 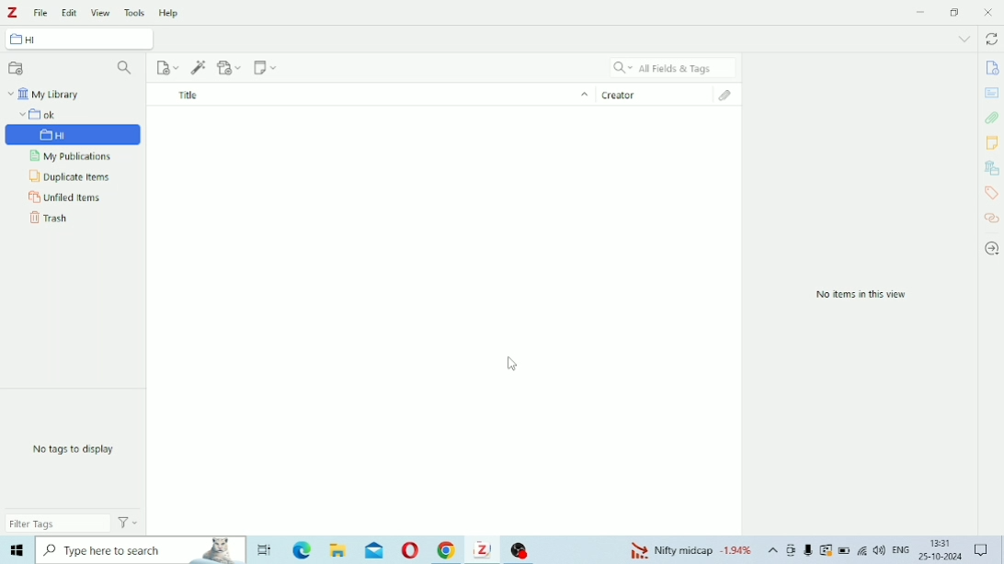 I want to click on Add Item (s) by Identifier, so click(x=200, y=68).